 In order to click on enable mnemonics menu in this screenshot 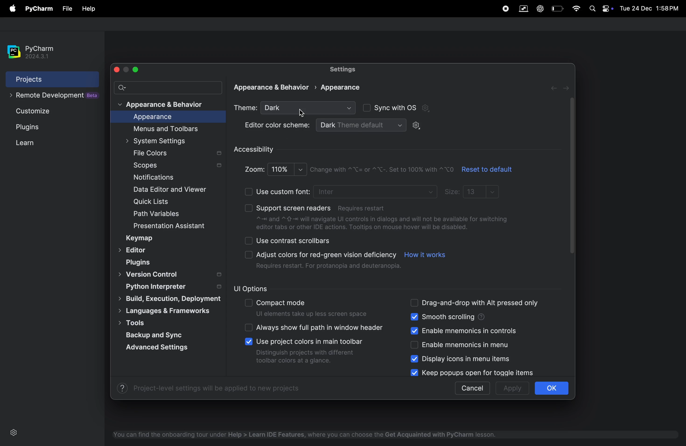, I will do `click(472, 344)`.